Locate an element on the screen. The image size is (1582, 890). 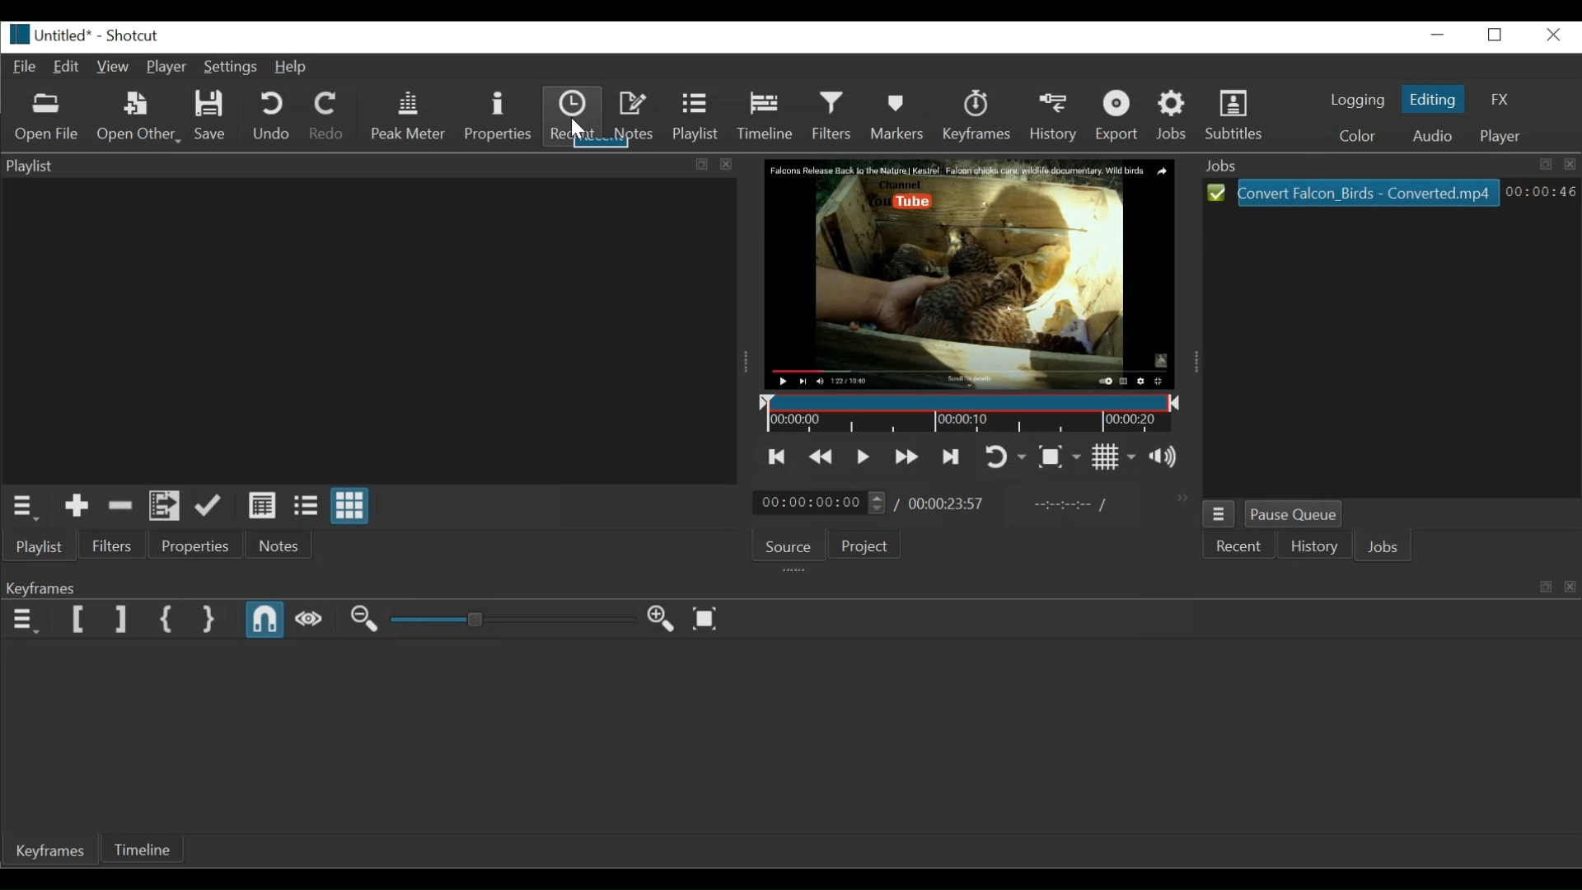
Open Other is located at coordinates (136, 116).